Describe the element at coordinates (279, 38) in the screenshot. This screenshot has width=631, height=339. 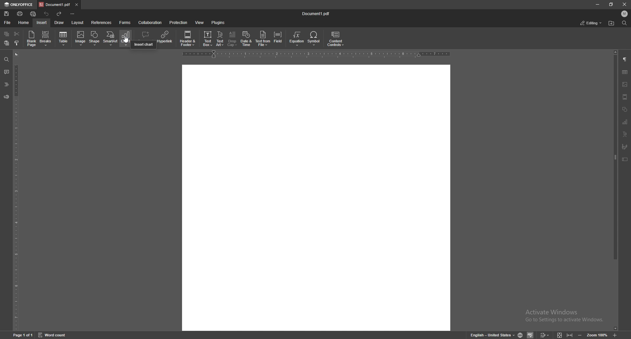
I see `field` at that location.